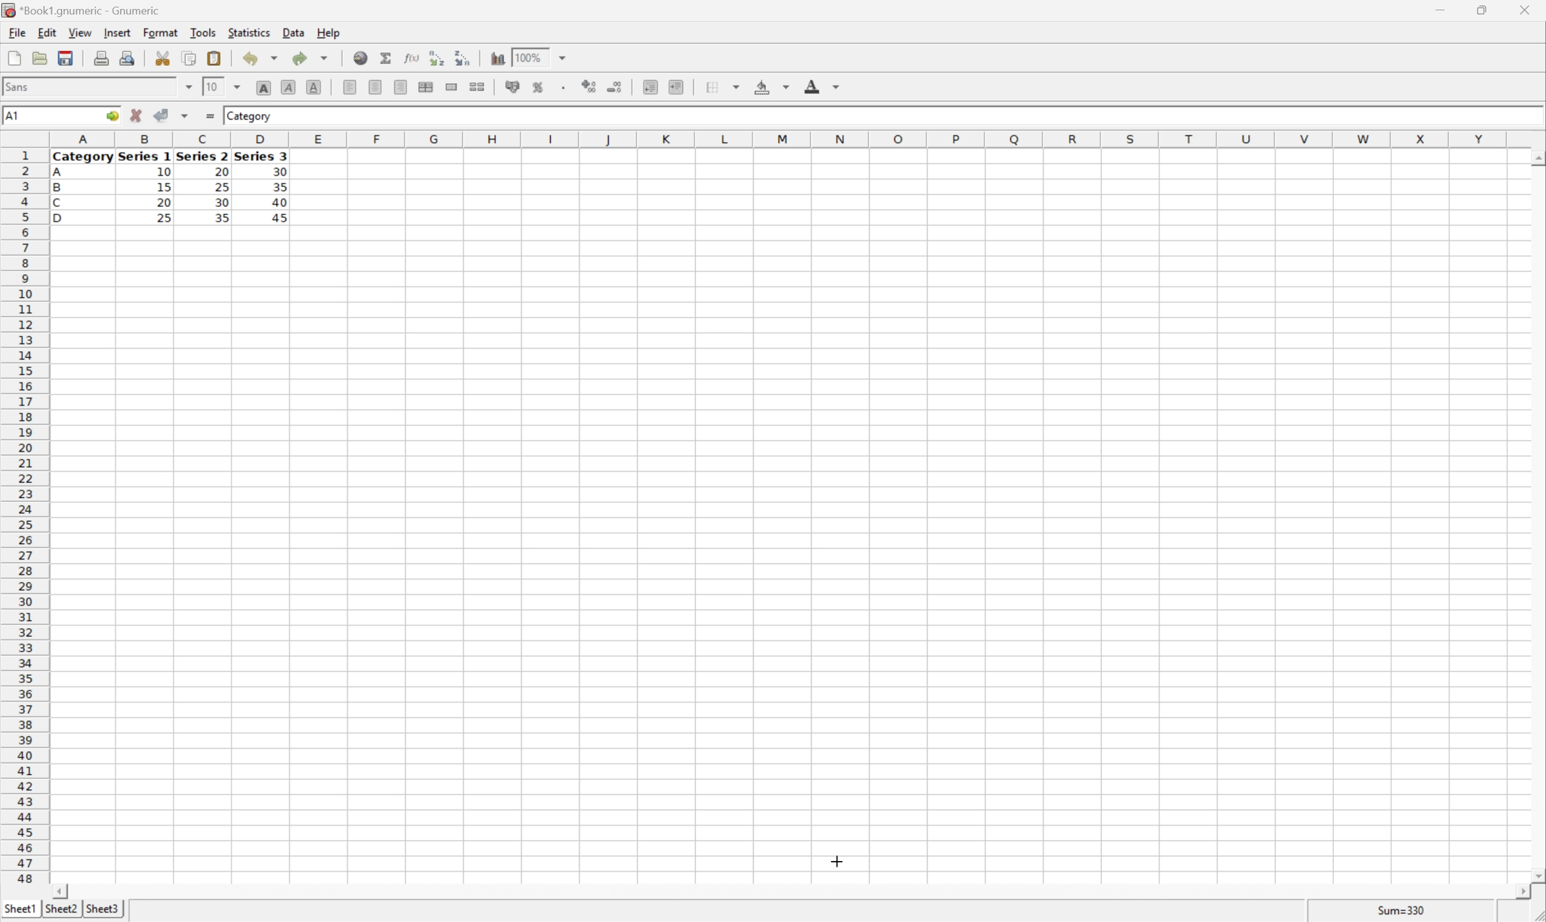  What do you see at coordinates (314, 86) in the screenshot?
I see `Underline` at bounding box center [314, 86].